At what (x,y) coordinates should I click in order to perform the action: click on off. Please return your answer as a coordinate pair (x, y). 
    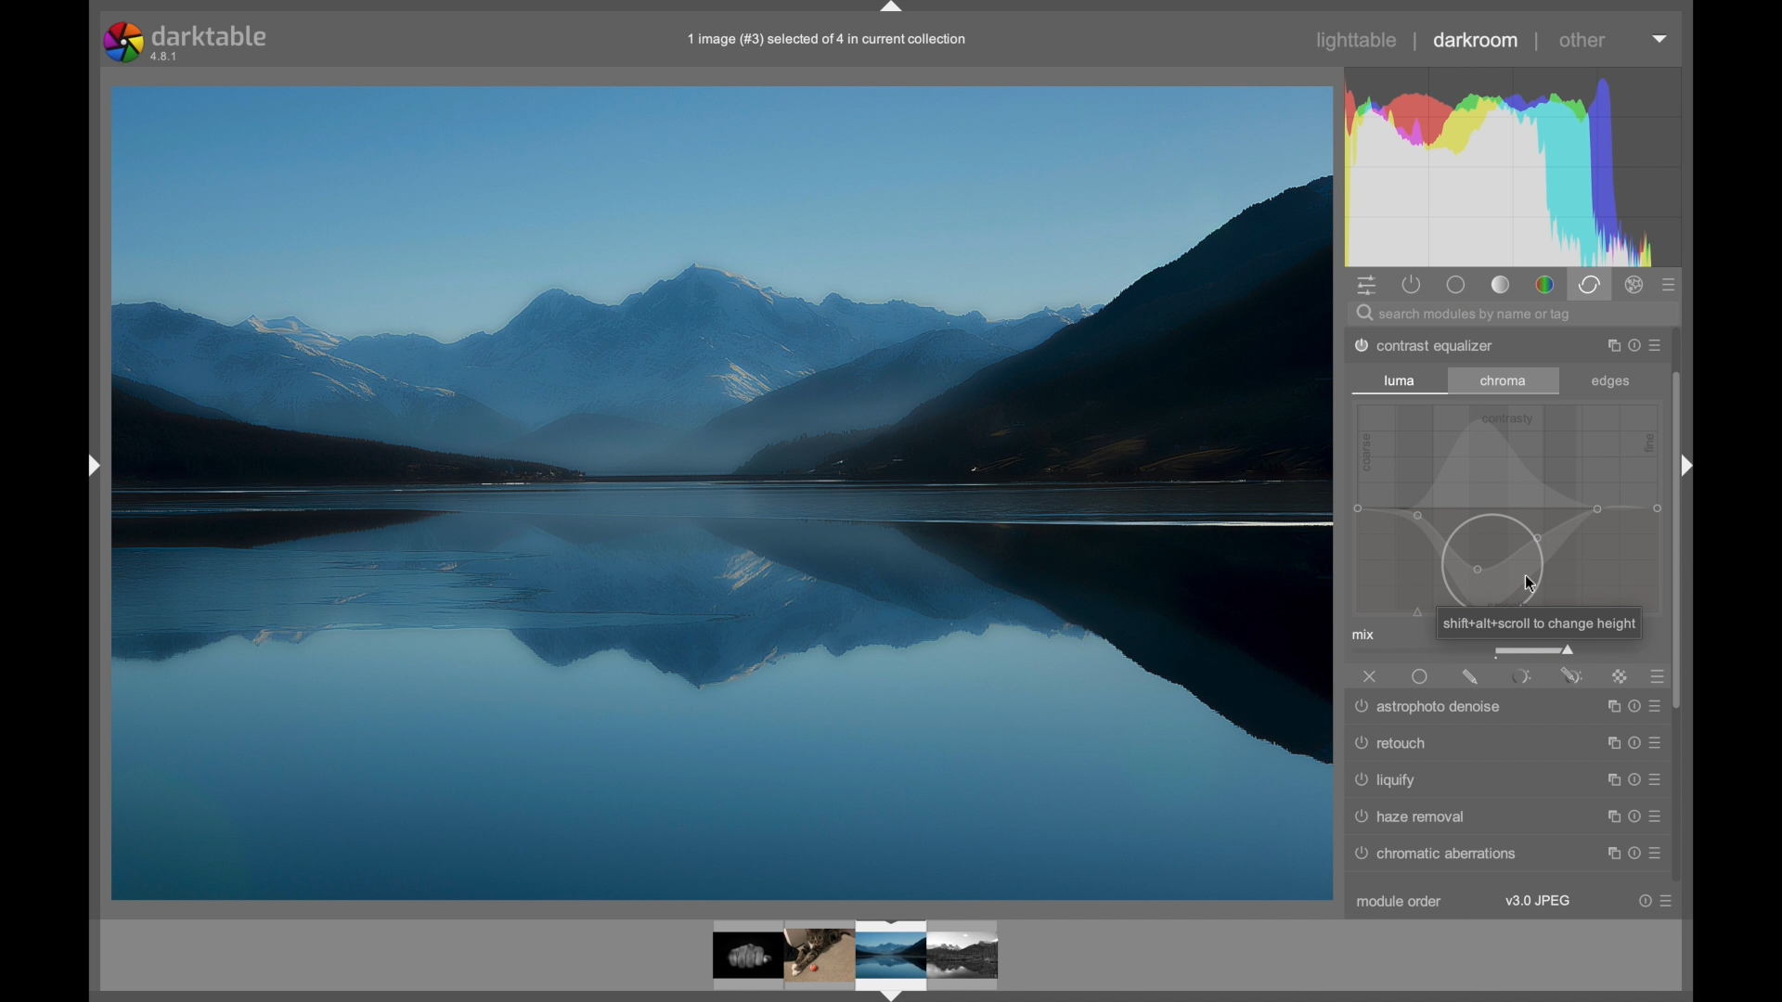
    Looking at the image, I should click on (1370, 676).